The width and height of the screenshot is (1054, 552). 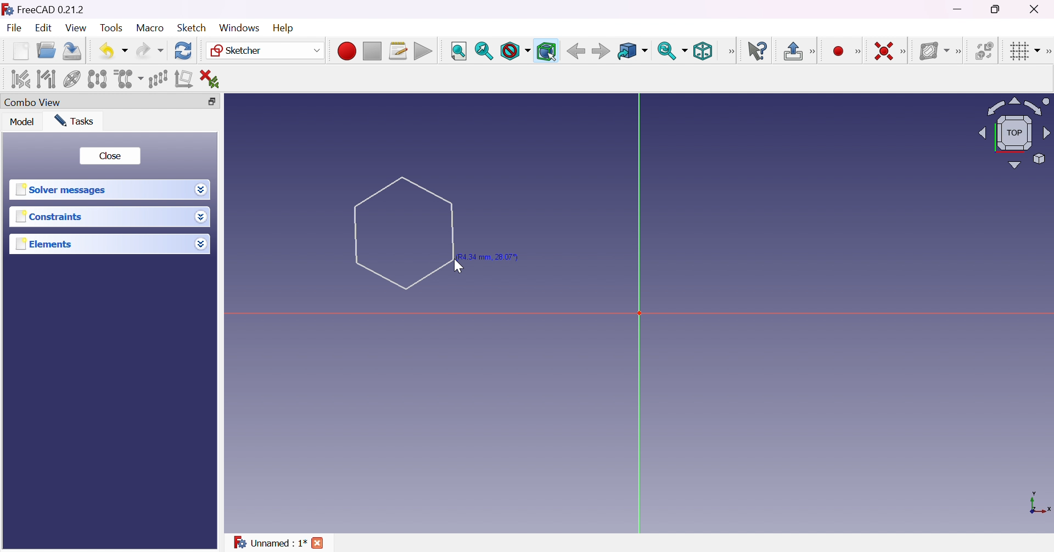 I want to click on Show/hide internal geometry, so click(x=72, y=81).